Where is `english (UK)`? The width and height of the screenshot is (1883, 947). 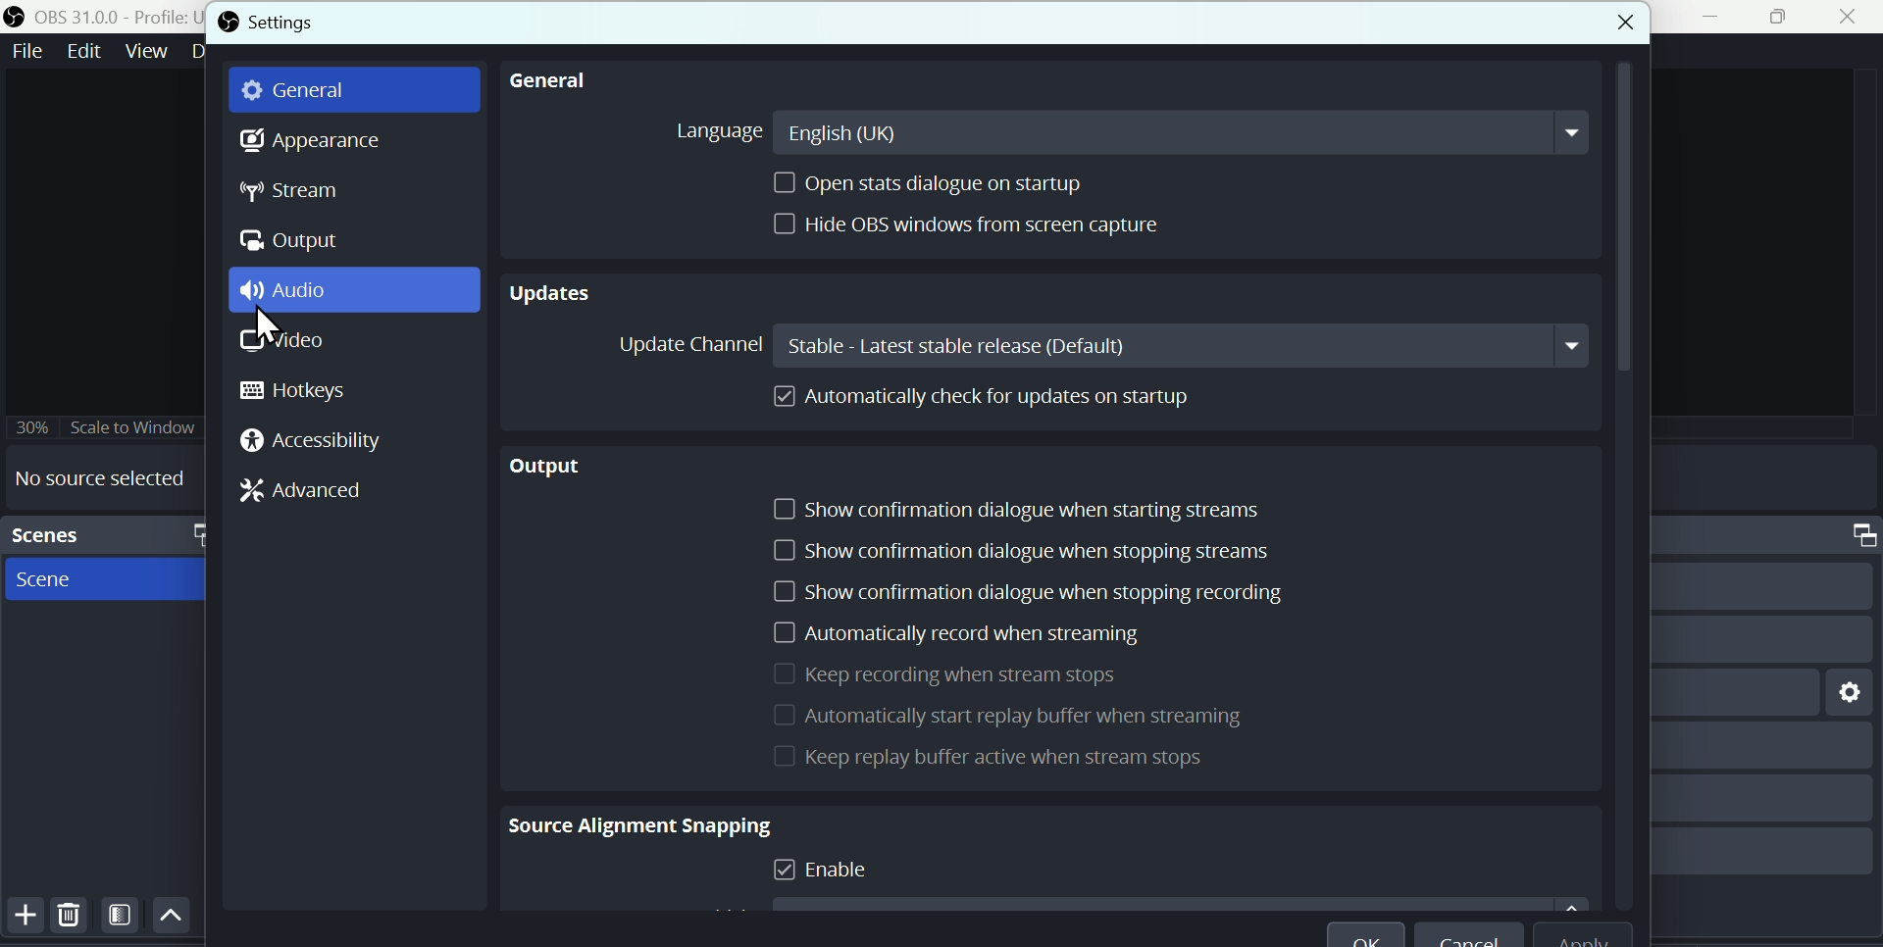 english (UK) is located at coordinates (1182, 132).